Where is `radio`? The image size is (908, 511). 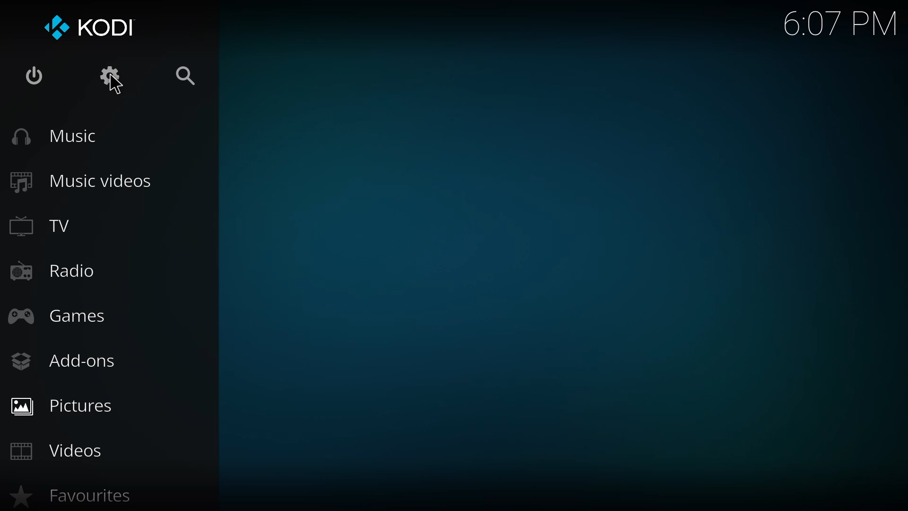
radio is located at coordinates (52, 272).